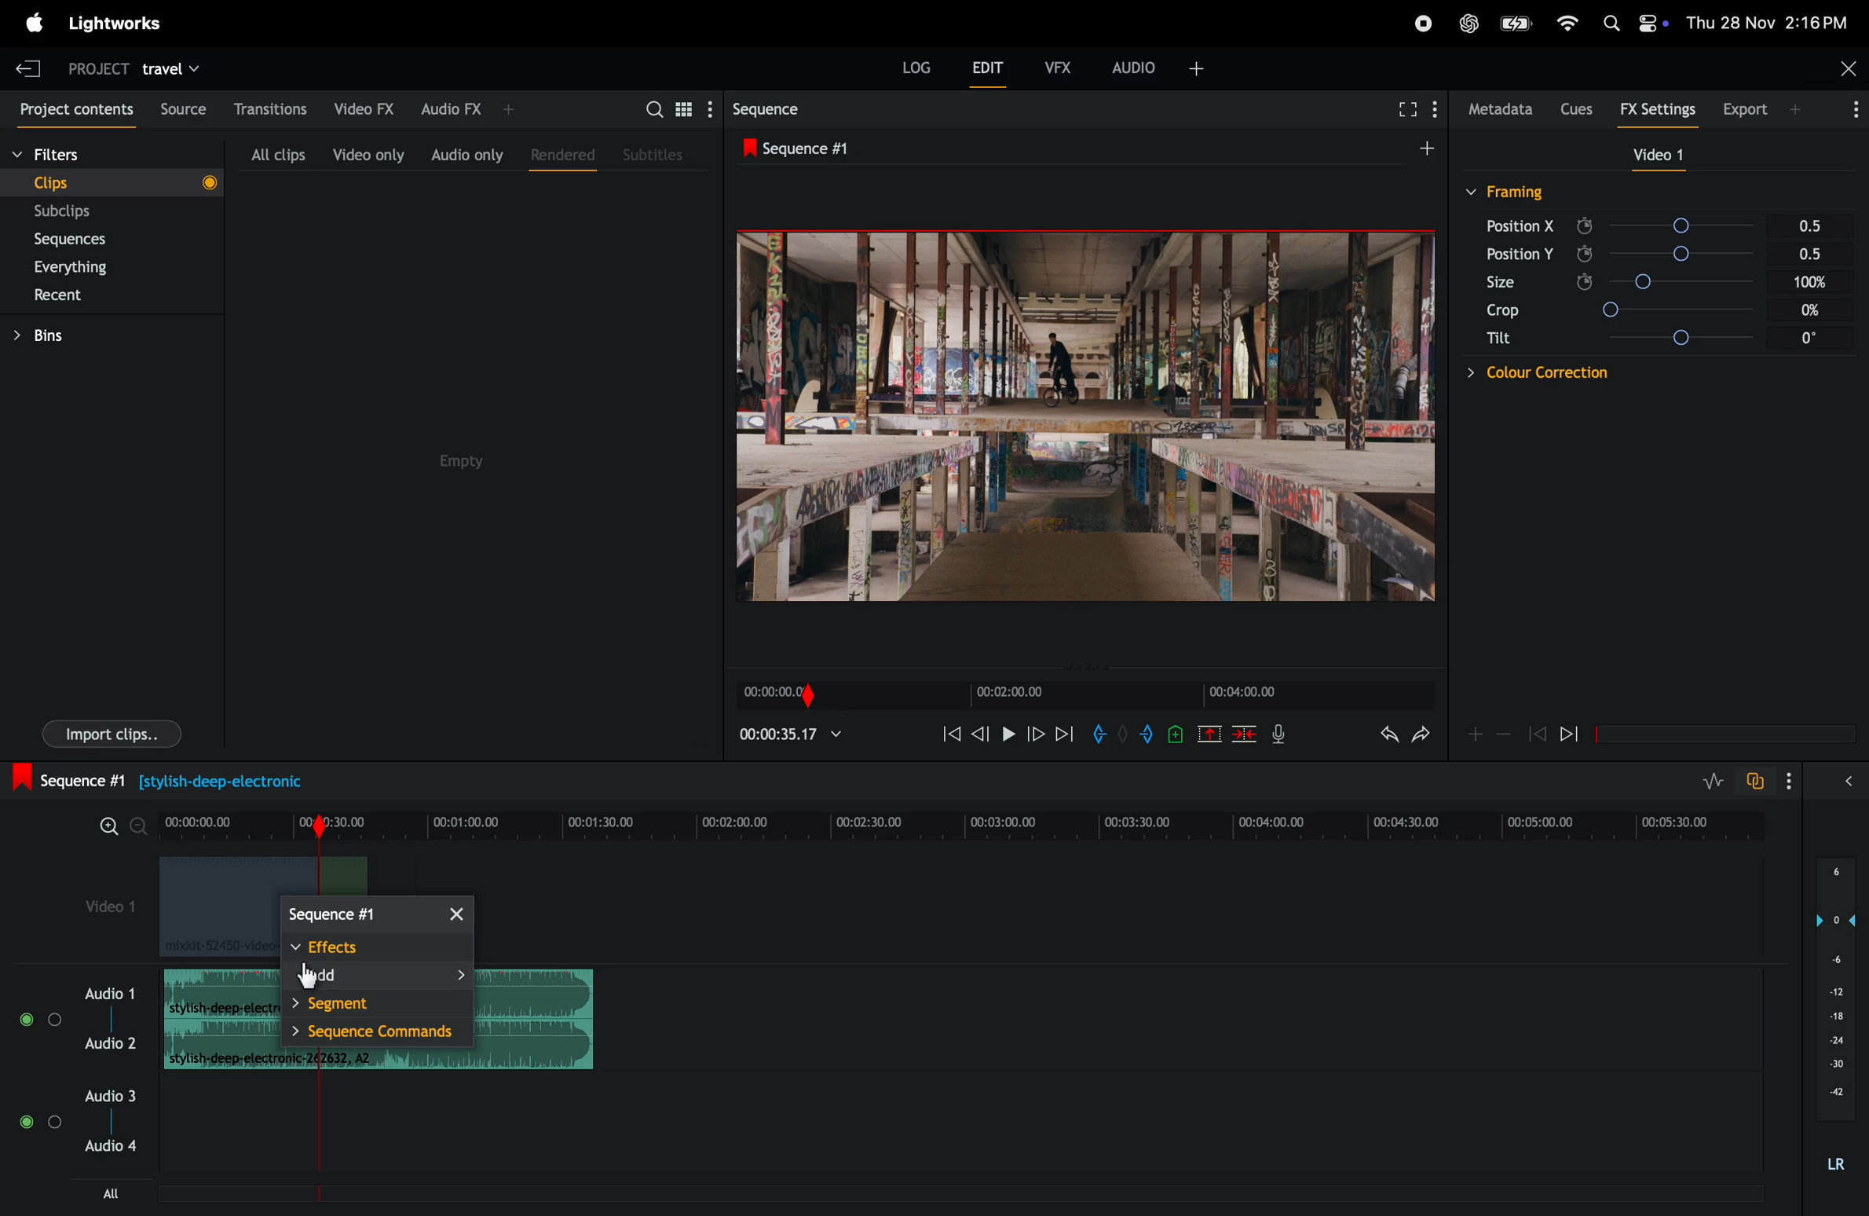  What do you see at coordinates (31, 23) in the screenshot?
I see `apple menu` at bounding box center [31, 23].